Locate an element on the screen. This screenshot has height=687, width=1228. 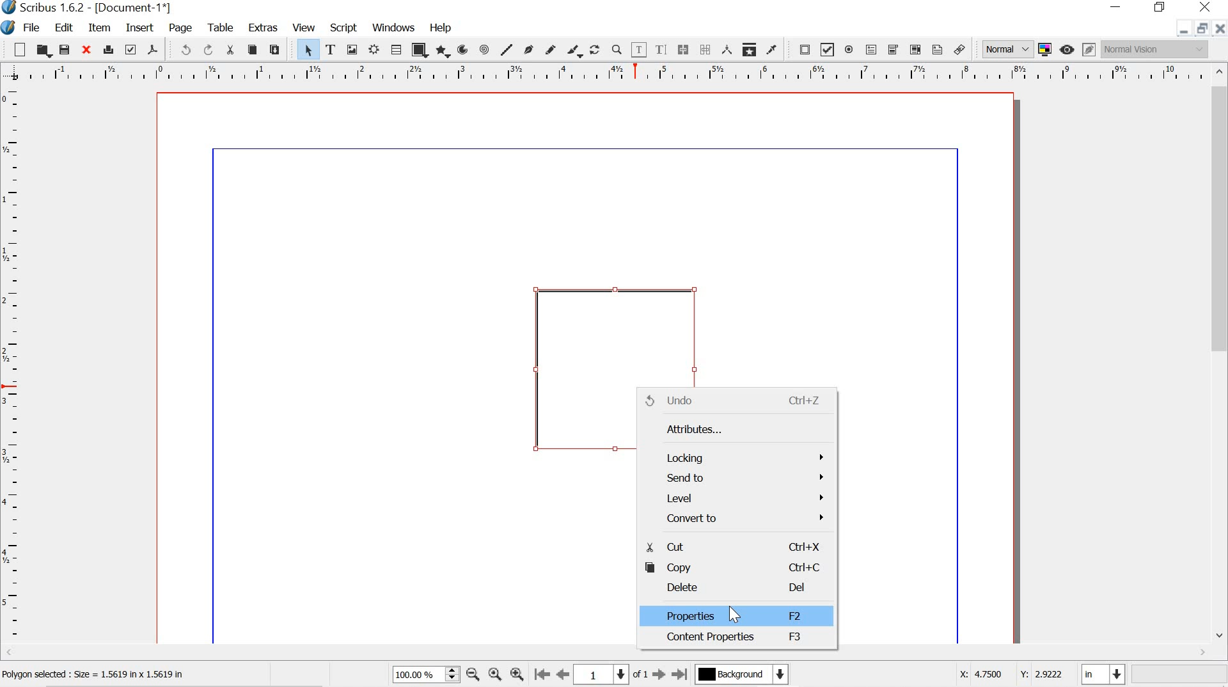
unlink text frames is located at coordinates (705, 48).